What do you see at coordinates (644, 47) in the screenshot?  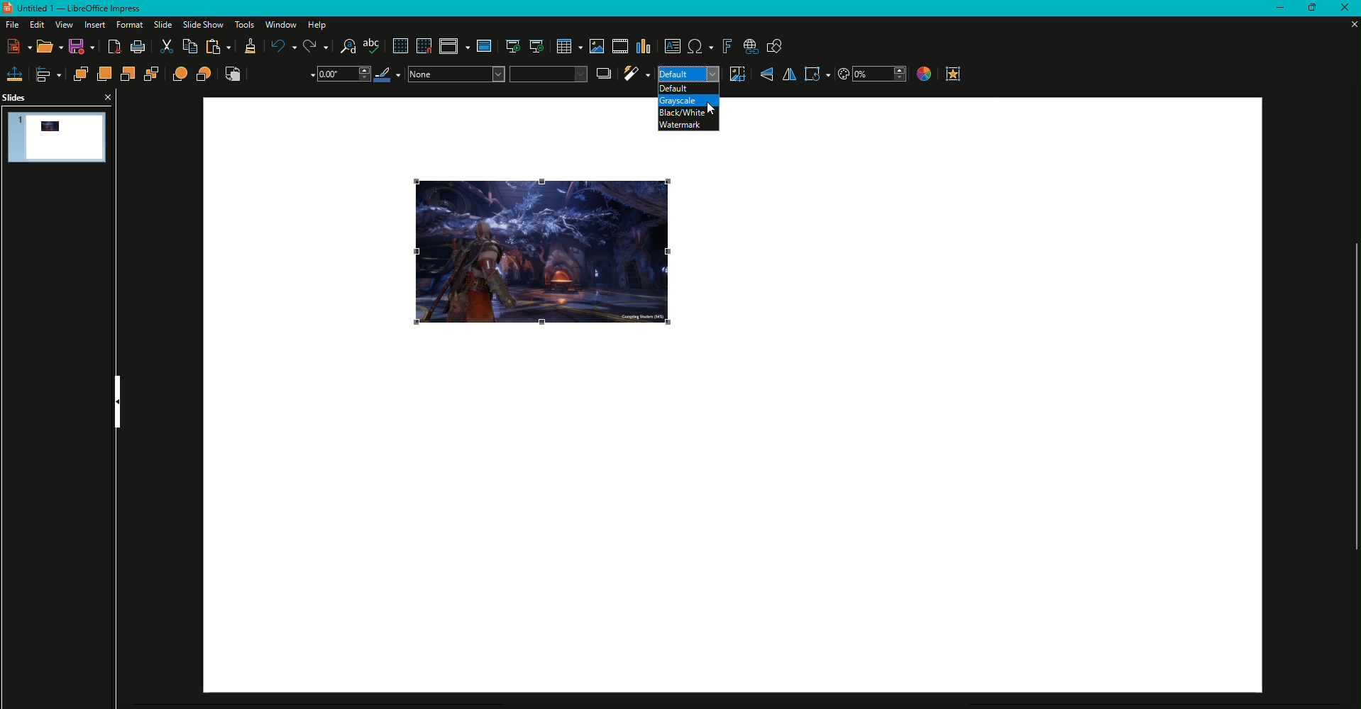 I see `Chart` at bounding box center [644, 47].